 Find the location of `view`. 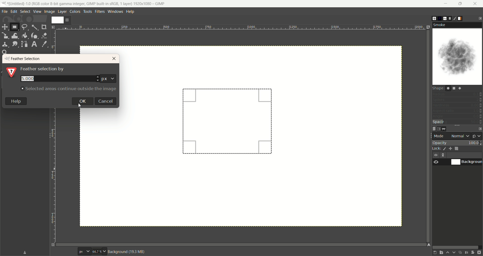

view is located at coordinates (37, 12).